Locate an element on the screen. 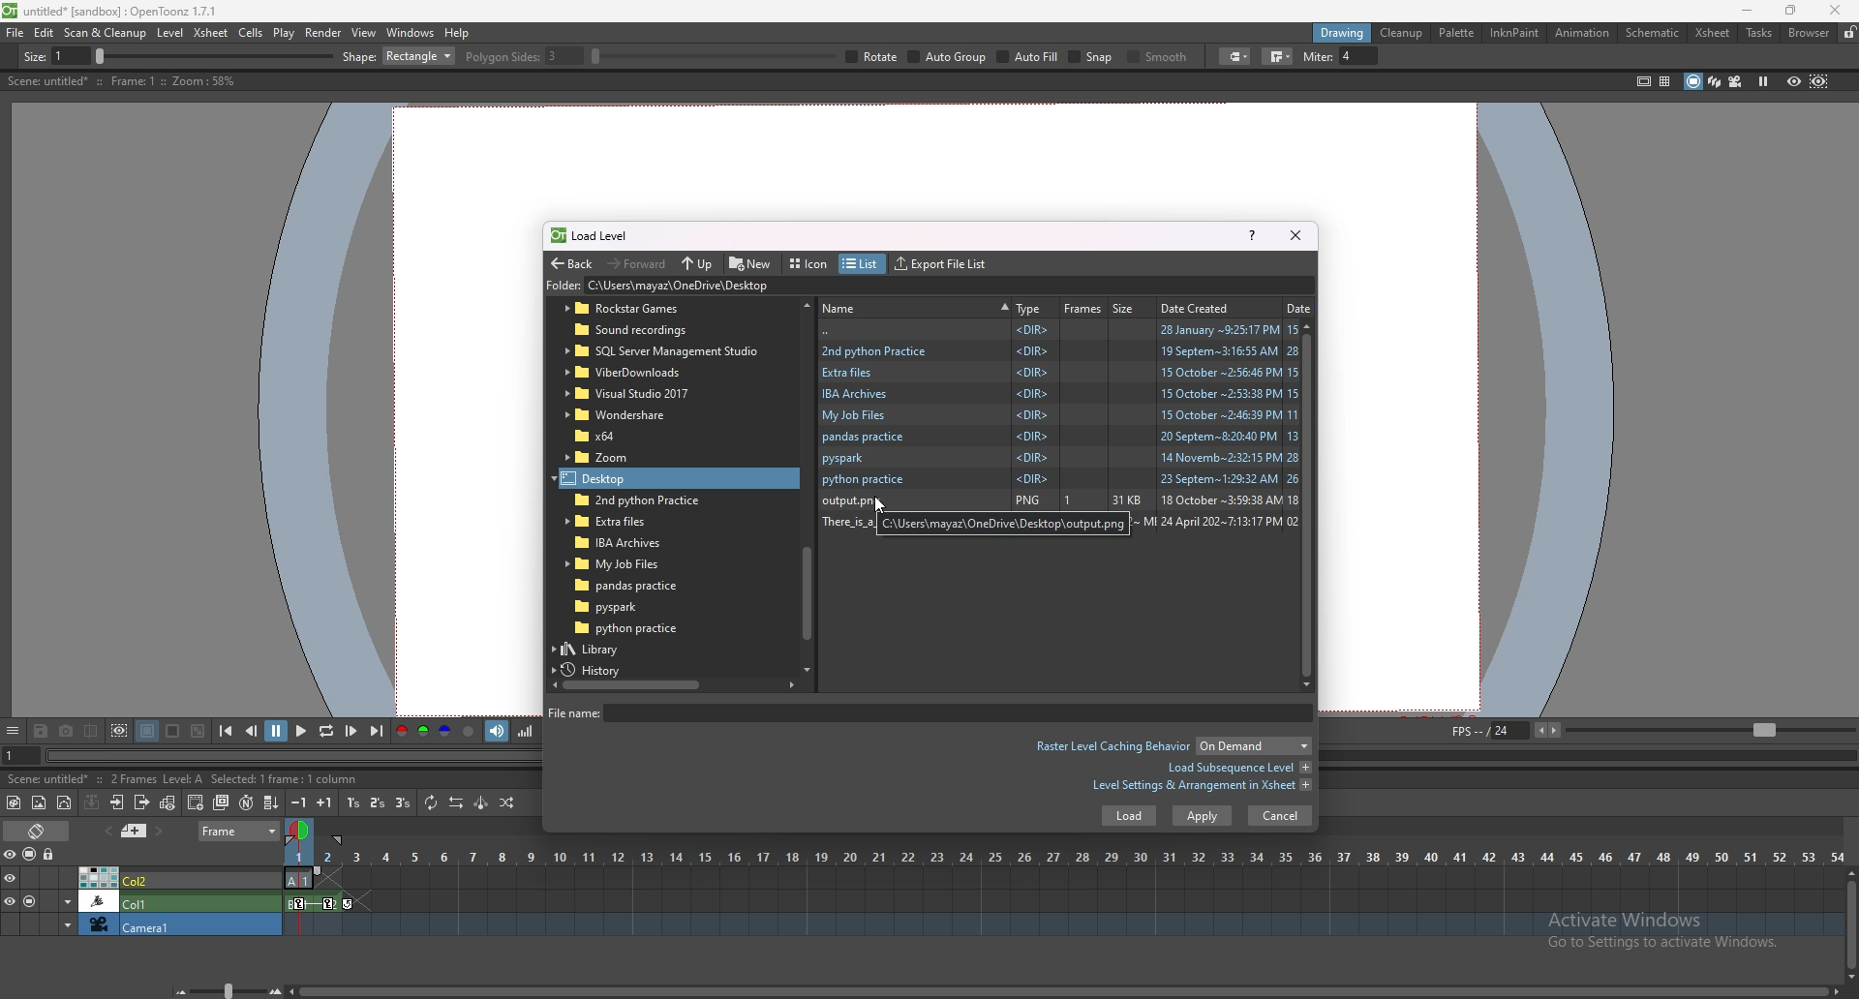  folder is located at coordinates (662, 351).